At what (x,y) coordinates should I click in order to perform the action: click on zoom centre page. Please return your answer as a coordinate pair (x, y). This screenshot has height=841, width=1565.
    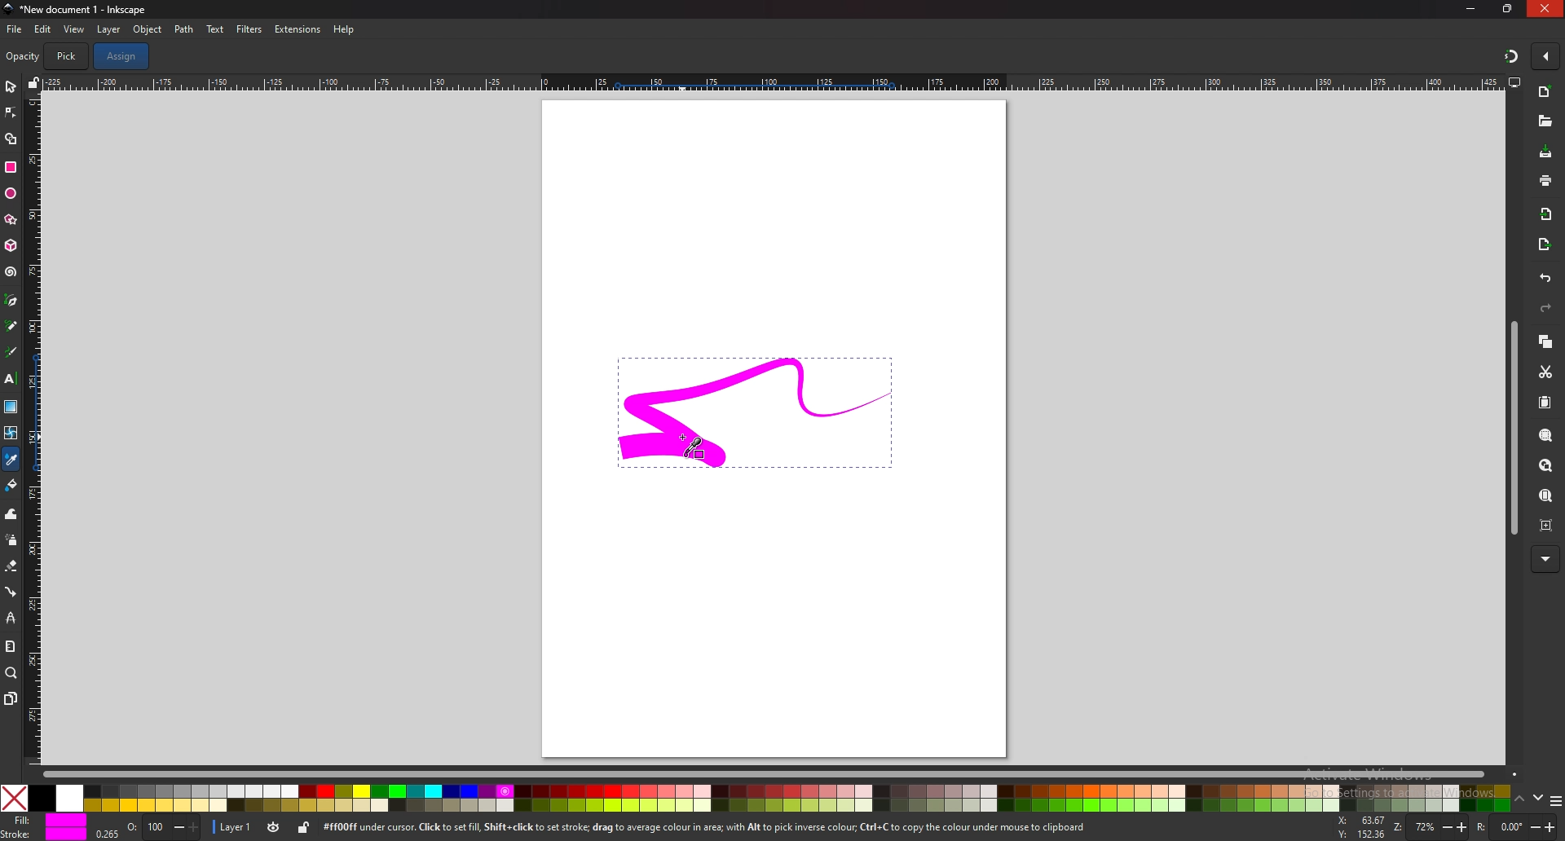
    Looking at the image, I should click on (1545, 525).